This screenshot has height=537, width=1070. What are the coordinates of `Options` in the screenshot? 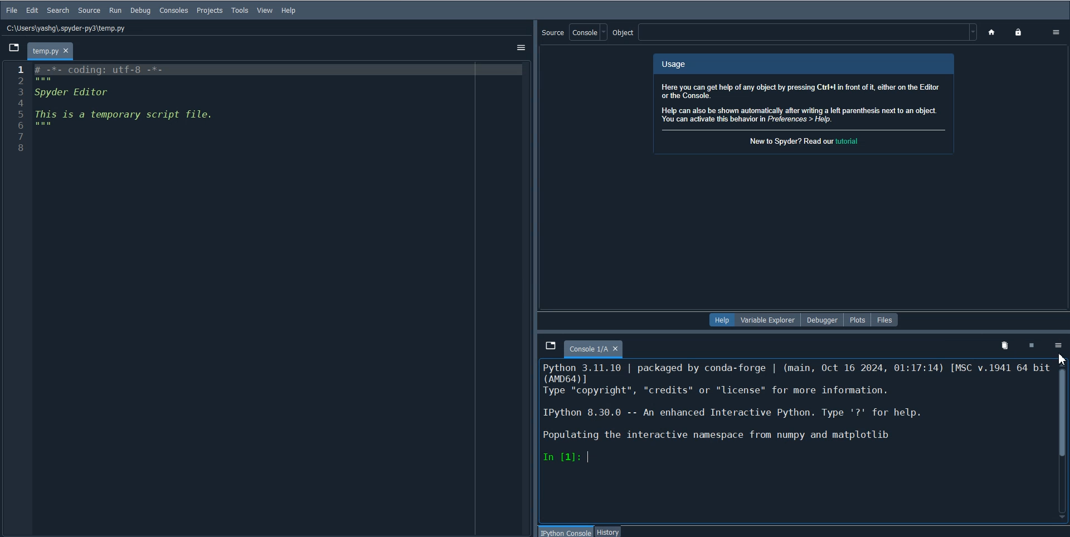 It's located at (1058, 346).